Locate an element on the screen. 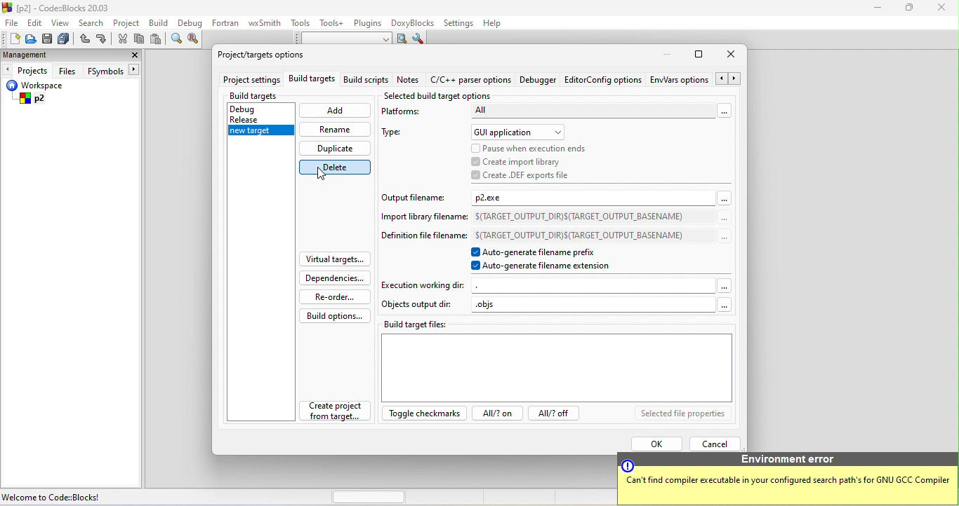  debug is located at coordinates (191, 25).